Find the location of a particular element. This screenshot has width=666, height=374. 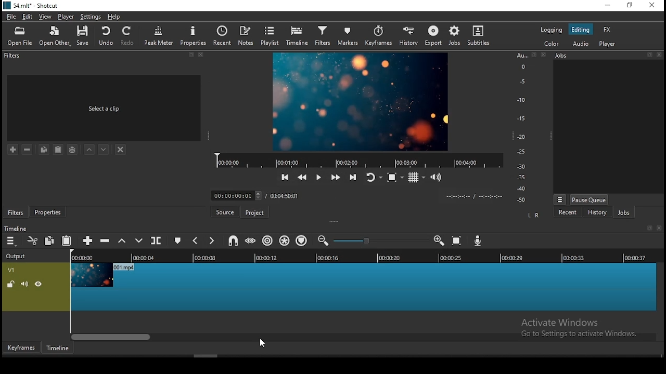

00:00:25 is located at coordinates (449, 258).